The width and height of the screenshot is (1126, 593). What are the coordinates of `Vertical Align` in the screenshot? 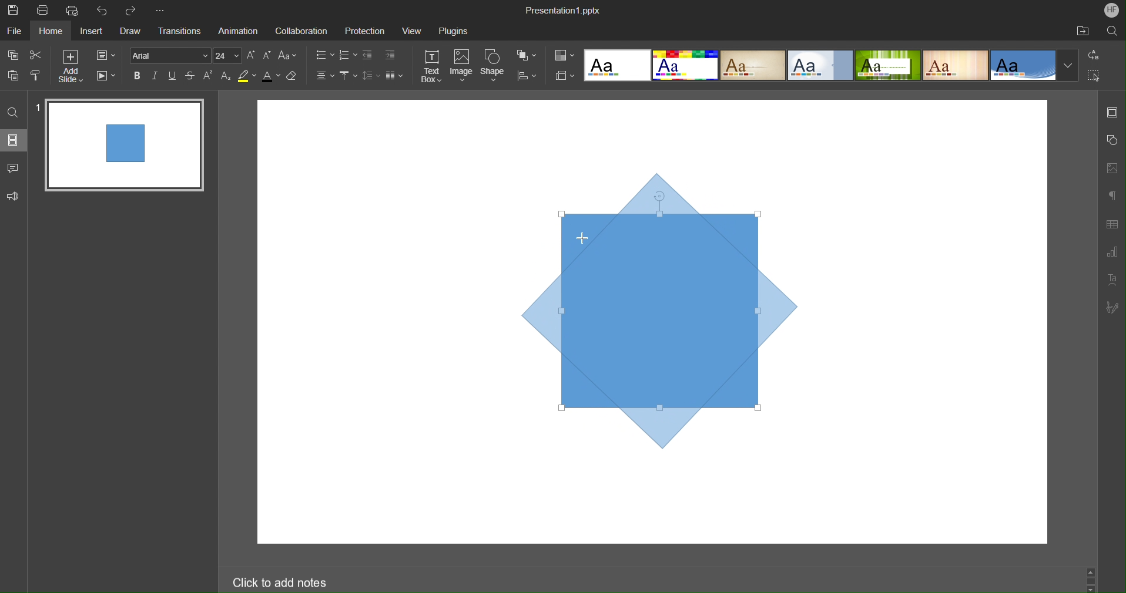 It's located at (348, 76).